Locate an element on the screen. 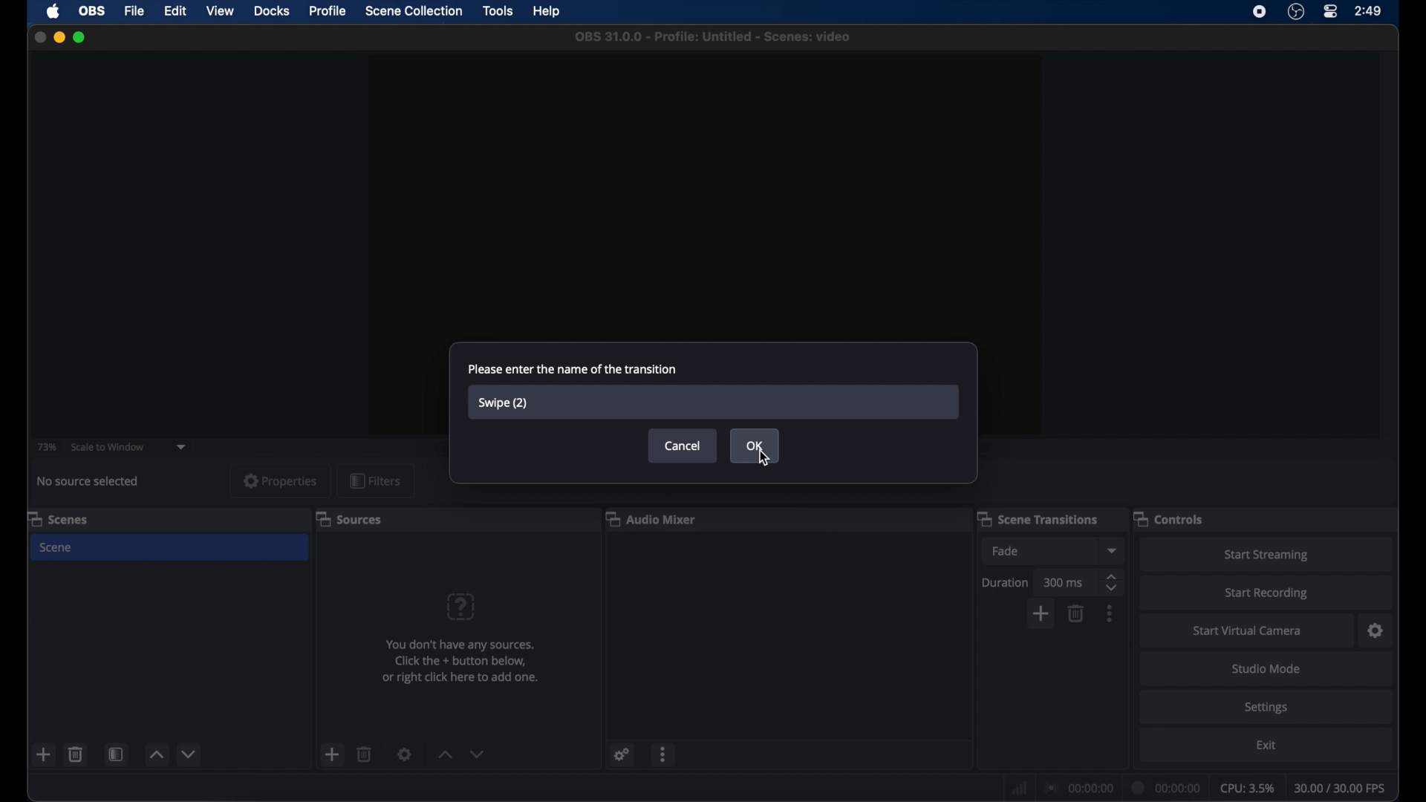 The width and height of the screenshot is (1426, 802). settings is located at coordinates (622, 754).